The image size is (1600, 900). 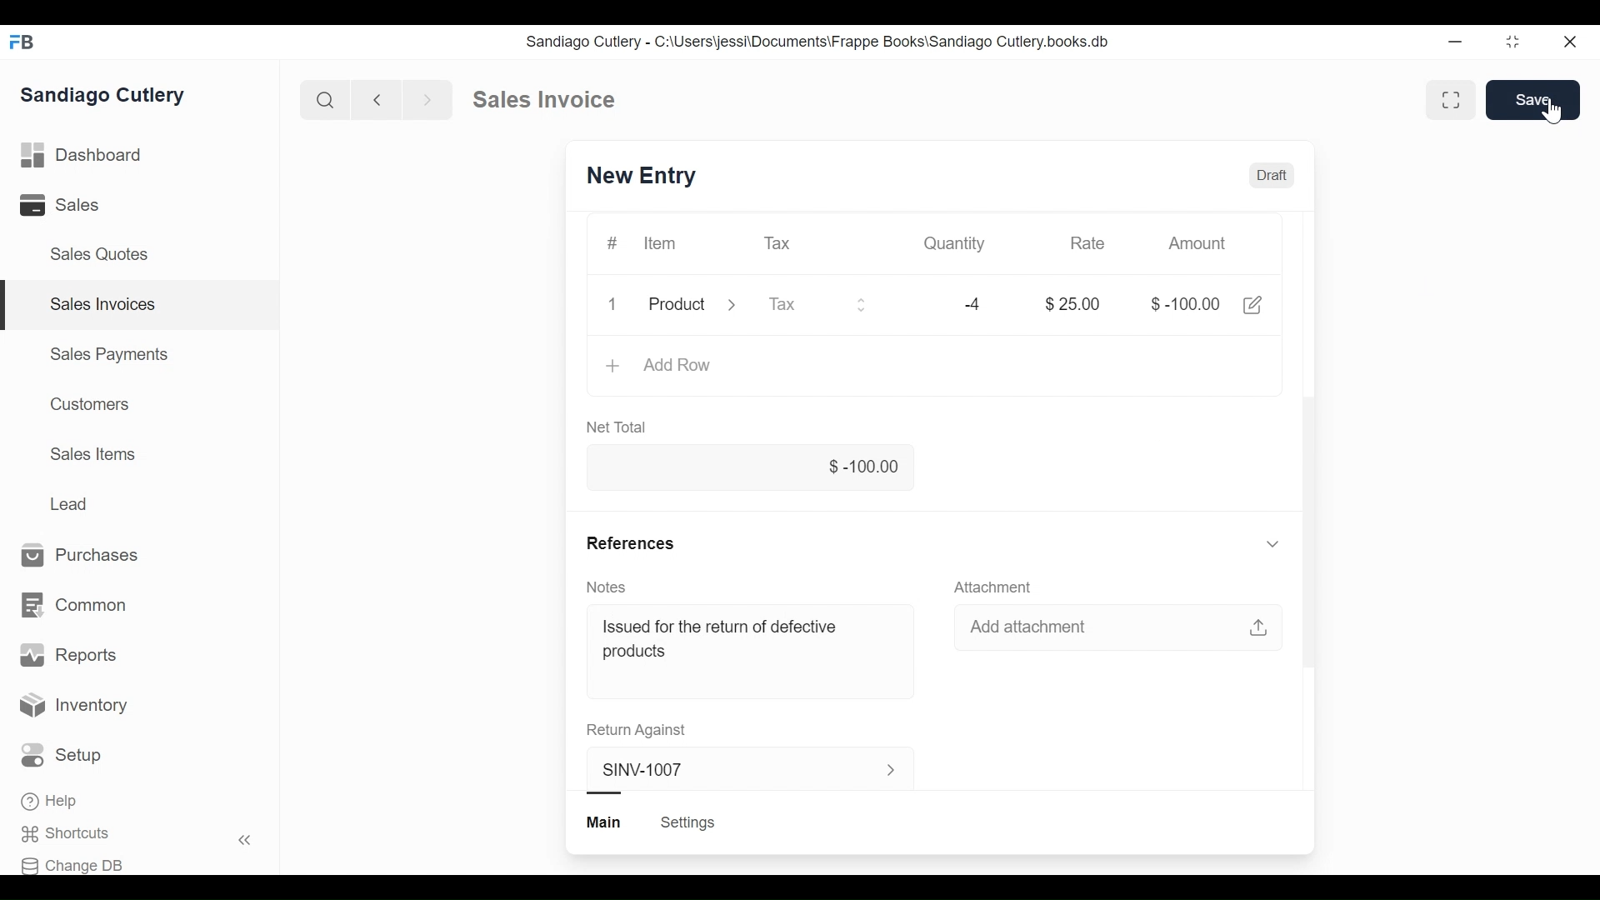 What do you see at coordinates (104, 304) in the screenshot?
I see `Sales Invoices` at bounding box center [104, 304].